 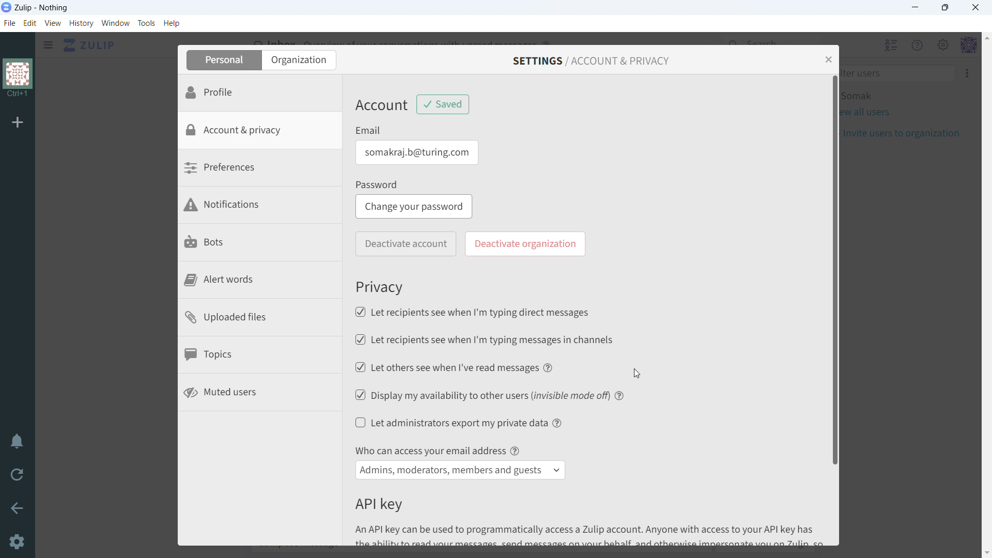 I want to click on settings, so click(x=18, y=543).